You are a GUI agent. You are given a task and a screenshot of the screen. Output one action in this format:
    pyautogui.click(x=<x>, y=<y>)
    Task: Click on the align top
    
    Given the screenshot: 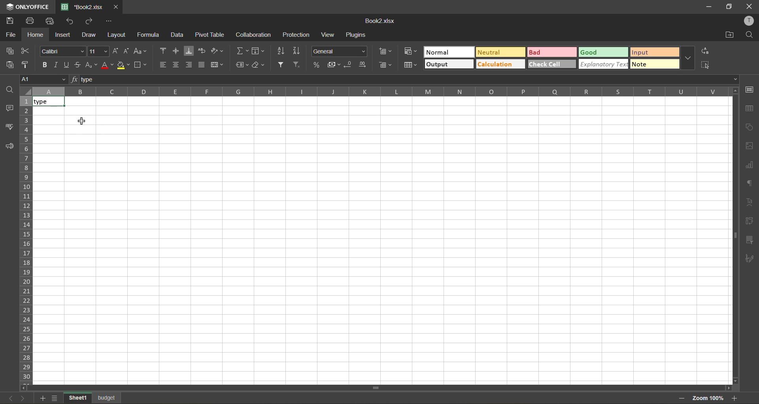 What is the action you would take?
    pyautogui.click(x=162, y=50)
    